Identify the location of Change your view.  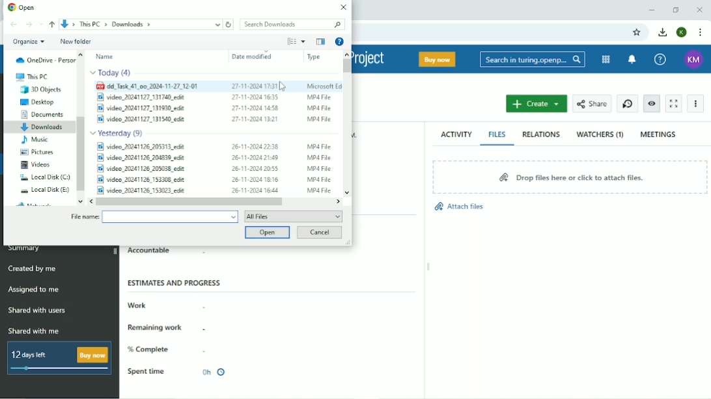
(291, 41).